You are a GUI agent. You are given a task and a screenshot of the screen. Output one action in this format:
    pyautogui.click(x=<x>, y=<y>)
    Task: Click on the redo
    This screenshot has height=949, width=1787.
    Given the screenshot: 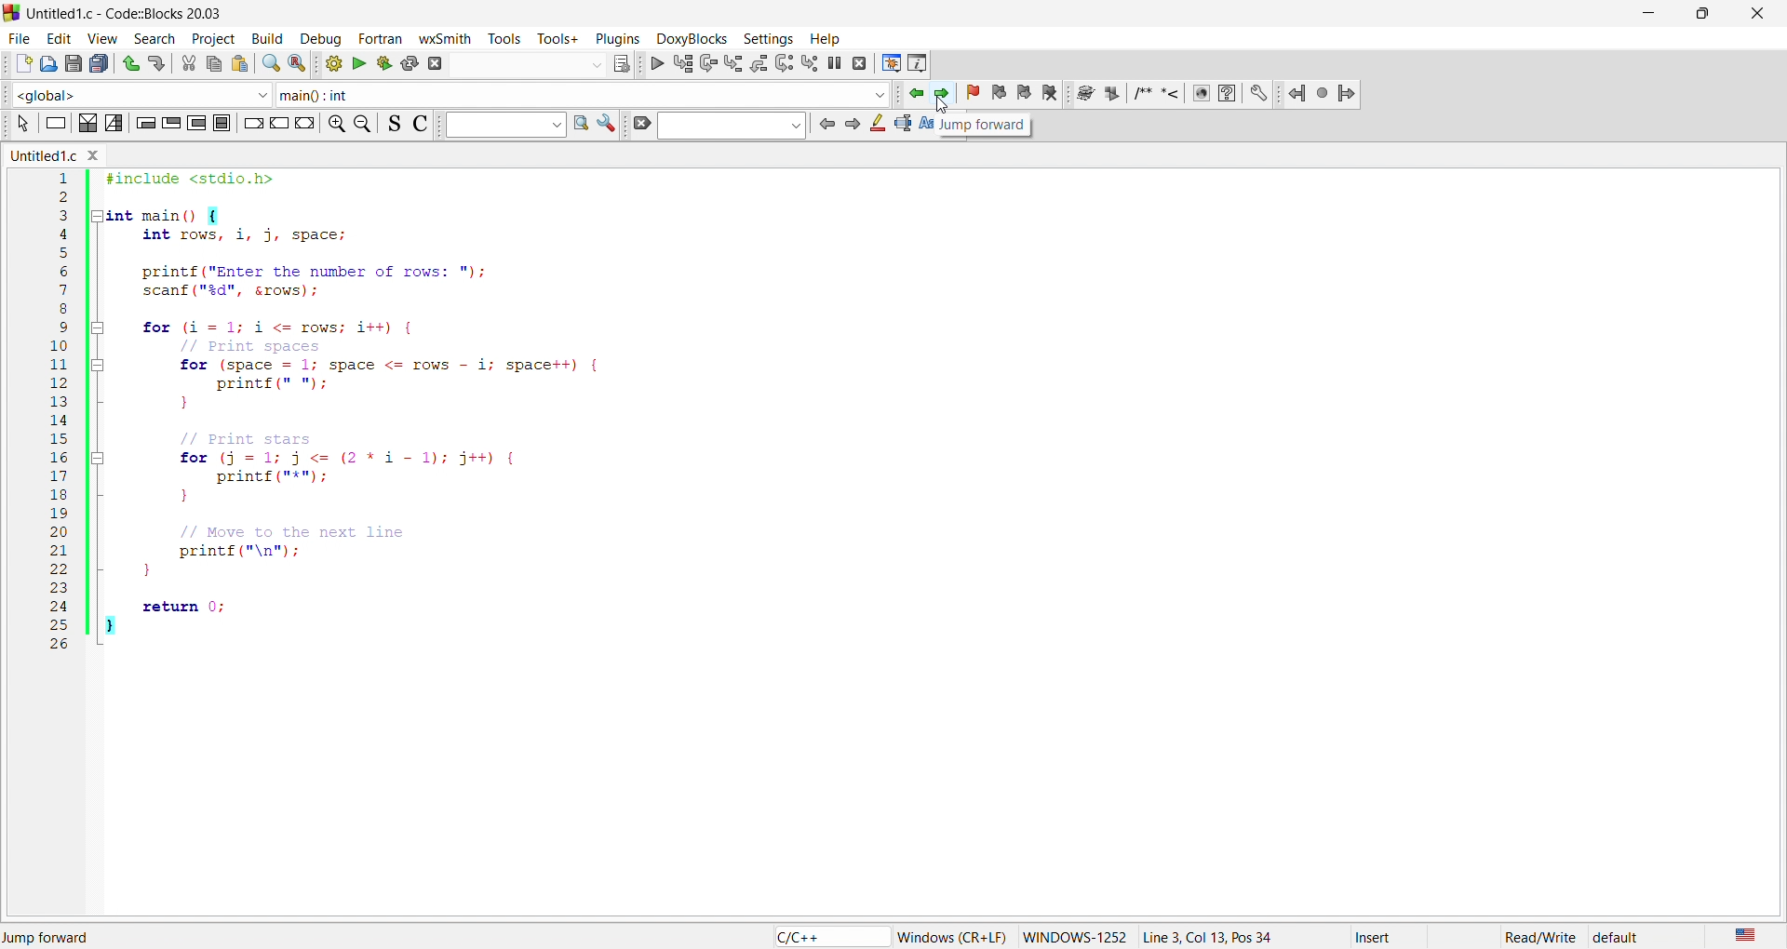 What is the action you would take?
    pyautogui.click(x=154, y=63)
    